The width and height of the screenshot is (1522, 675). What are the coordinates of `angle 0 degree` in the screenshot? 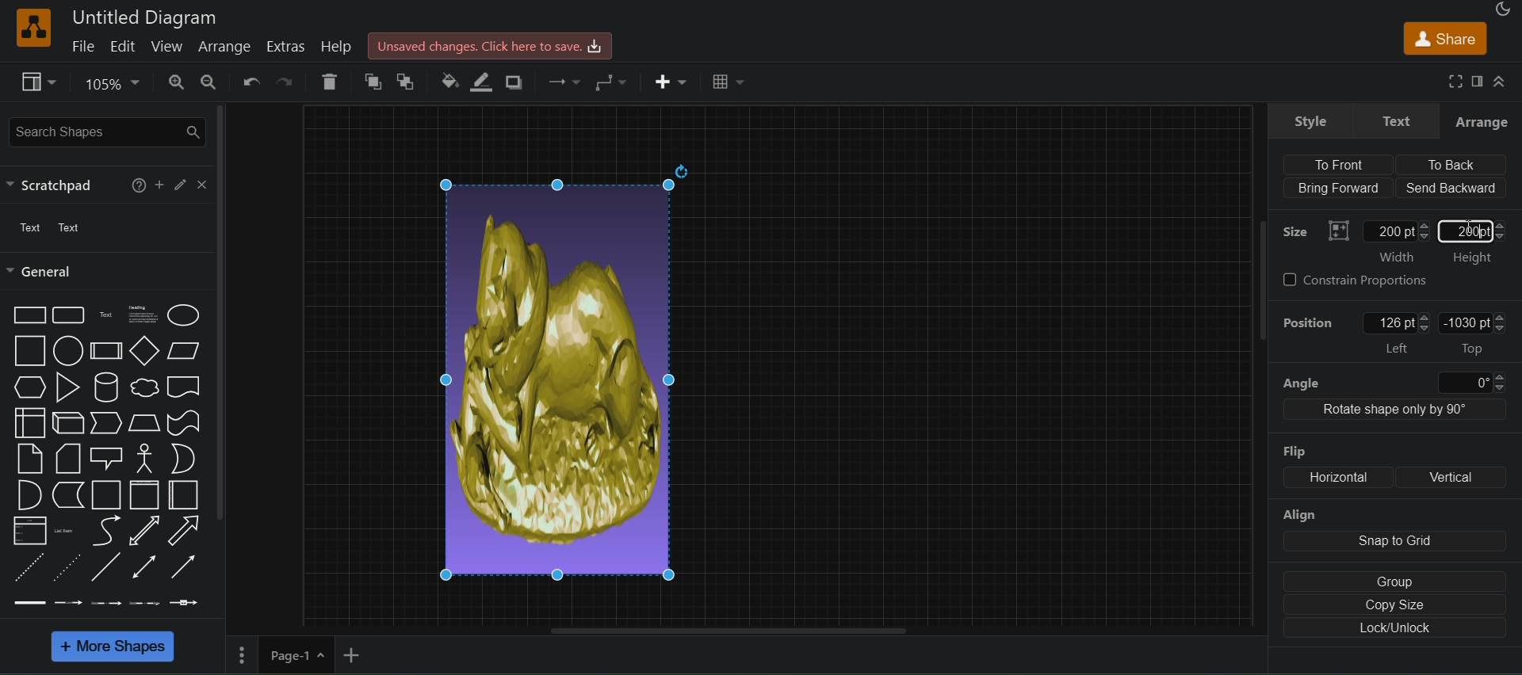 It's located at (1392, 380).